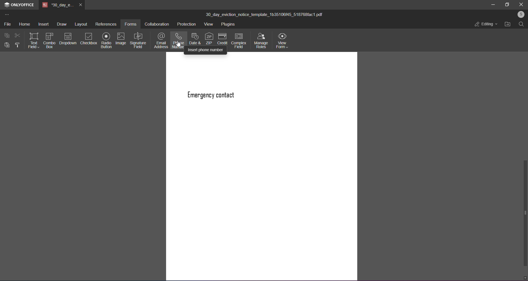 The width and height of the screenshot is (528, 281). Describe the element at coordinates (521, 5) in the screenshot. I see `close` at that location.